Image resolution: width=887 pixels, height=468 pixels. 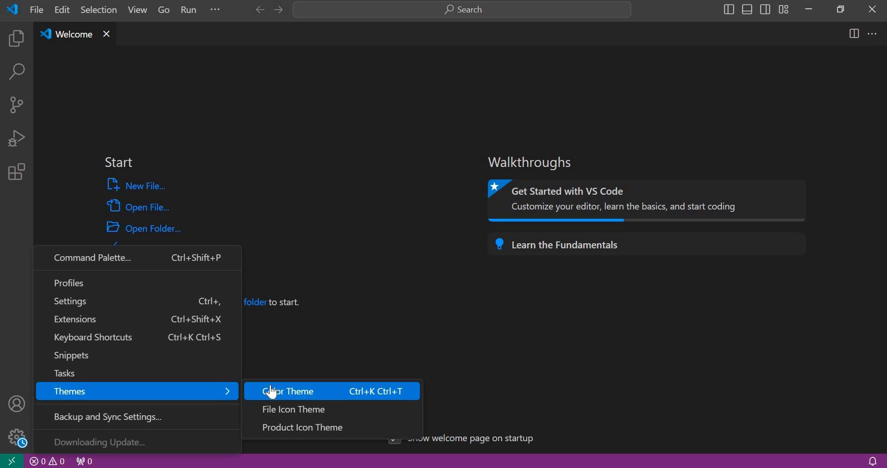 What do you see at coordinates (135, 338) in the screenshot?
I see `keyboard shortcuts` at bounding box center [135, 338].